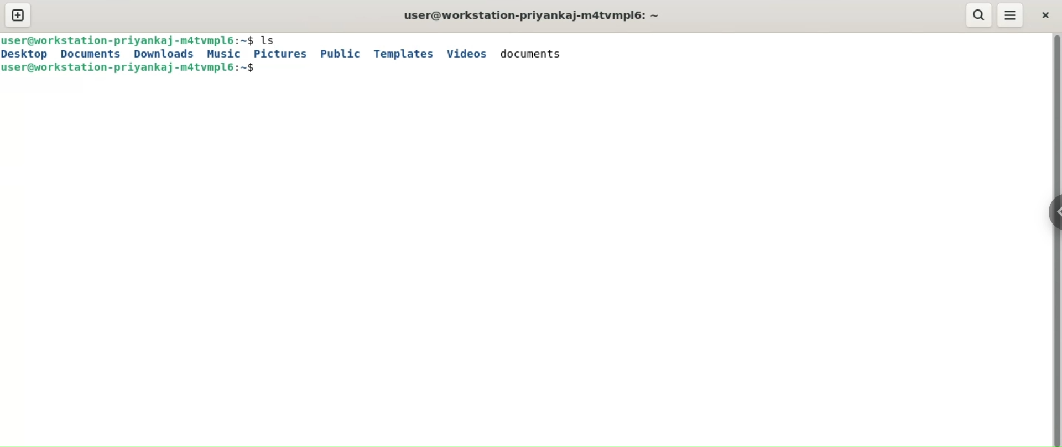  What do you see at coordinates (981, 14) in the screenshot?
I see `search` at bounding box center [981, 14].